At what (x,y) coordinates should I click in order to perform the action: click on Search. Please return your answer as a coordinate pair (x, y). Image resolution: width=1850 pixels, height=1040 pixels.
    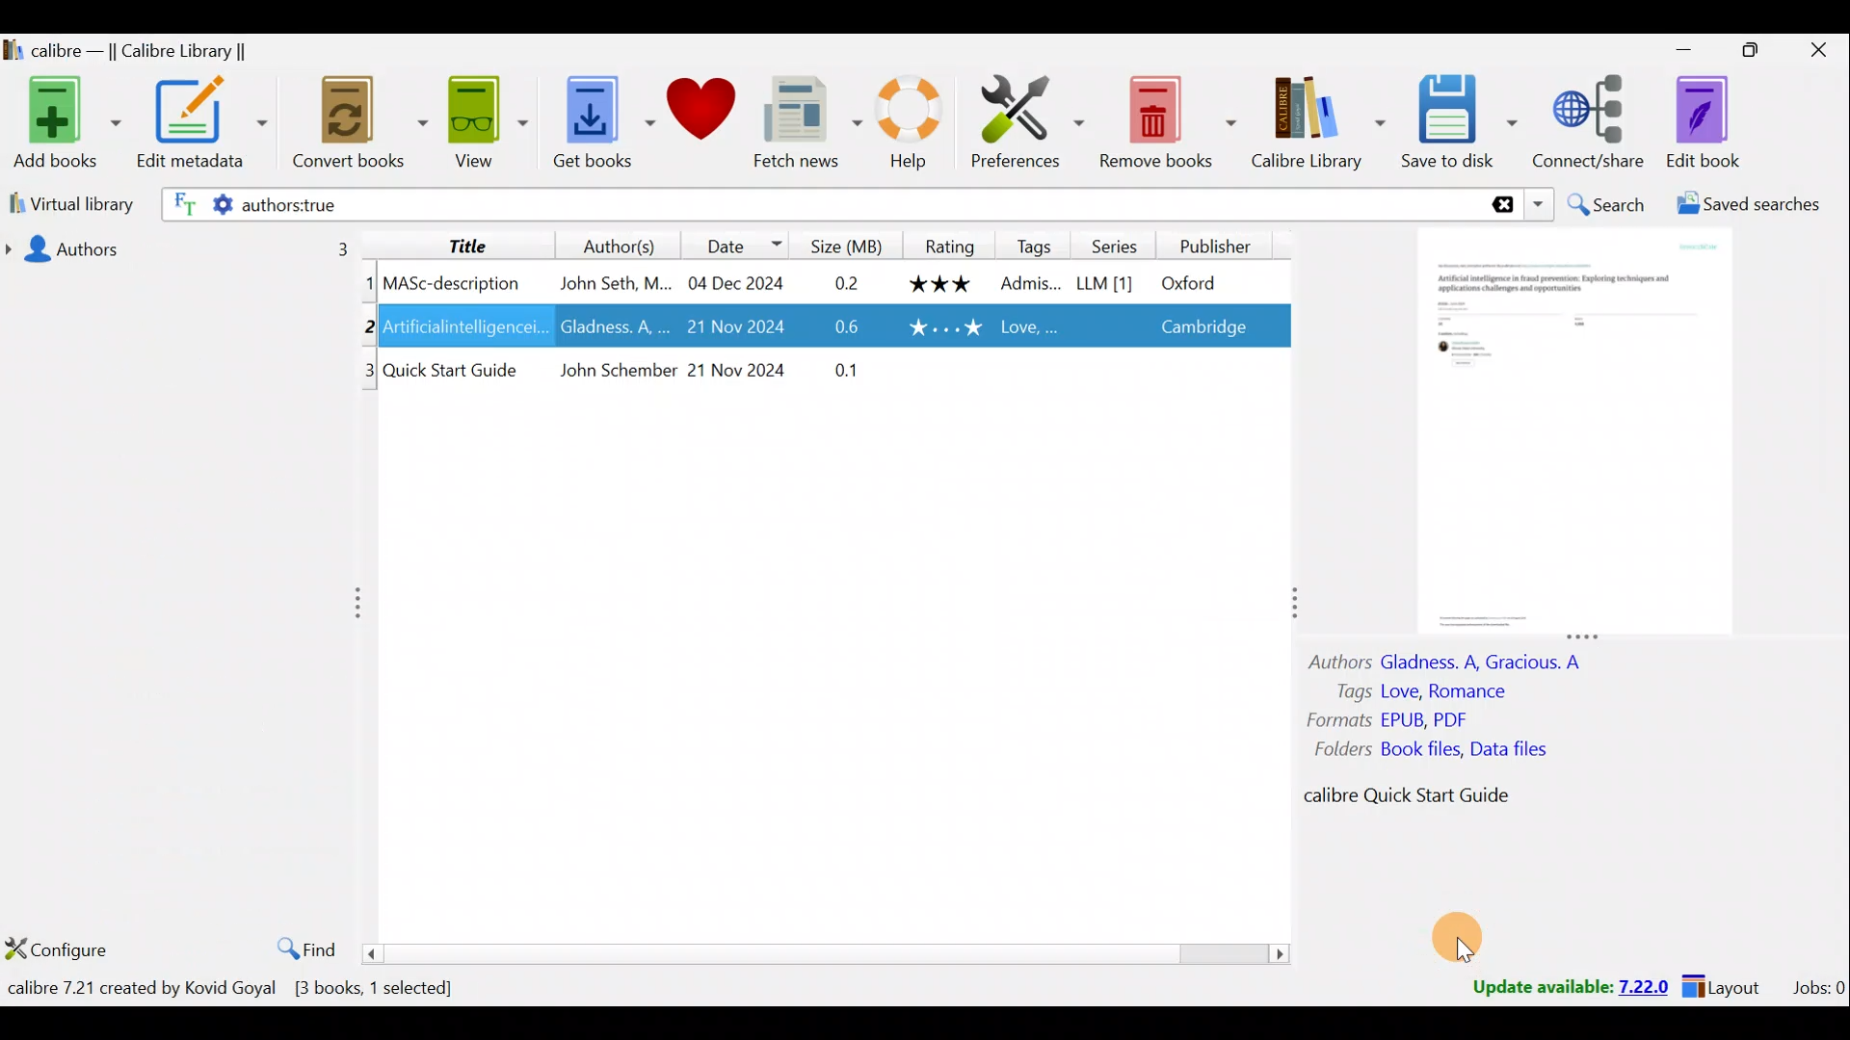
    Looking at the image, I should click on (1605, 204).